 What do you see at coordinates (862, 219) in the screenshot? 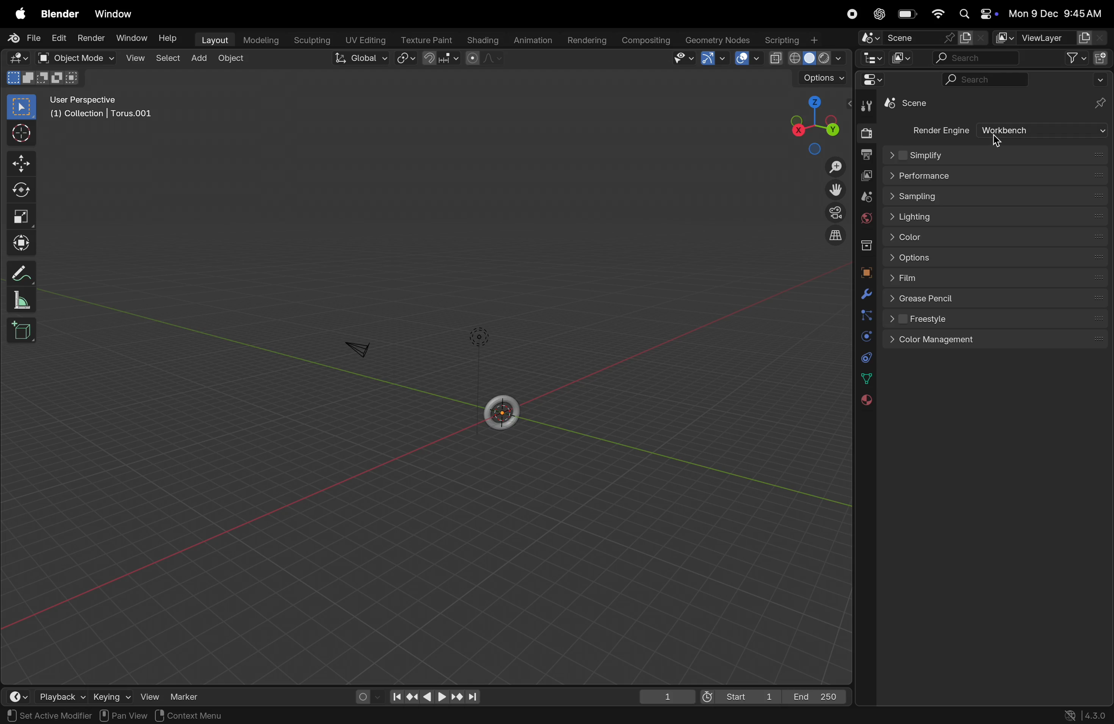
I see `world` at bounding box center [862, 219].